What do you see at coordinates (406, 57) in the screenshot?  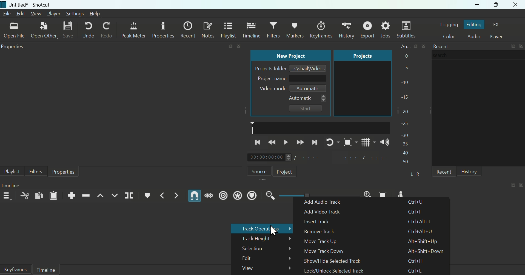 I see `0` at bounding box center [406, 57].